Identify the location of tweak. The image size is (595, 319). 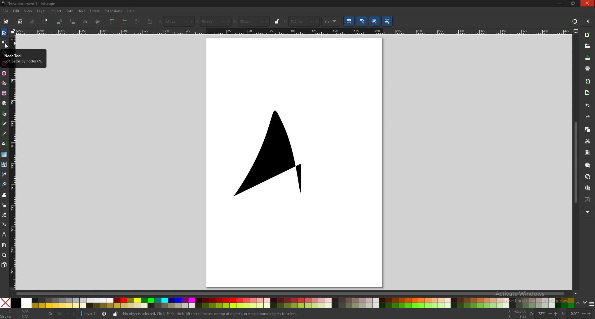
(4, 195).